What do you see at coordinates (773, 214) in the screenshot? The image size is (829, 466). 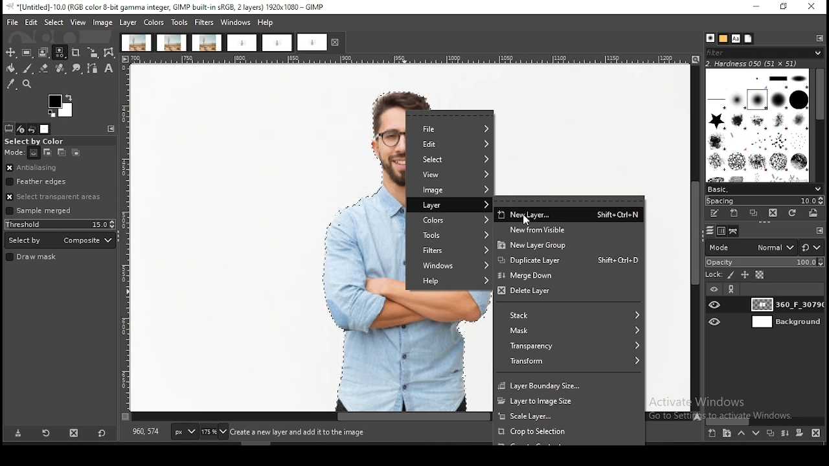 I see `delete brush` at bounding box center [773, 214].